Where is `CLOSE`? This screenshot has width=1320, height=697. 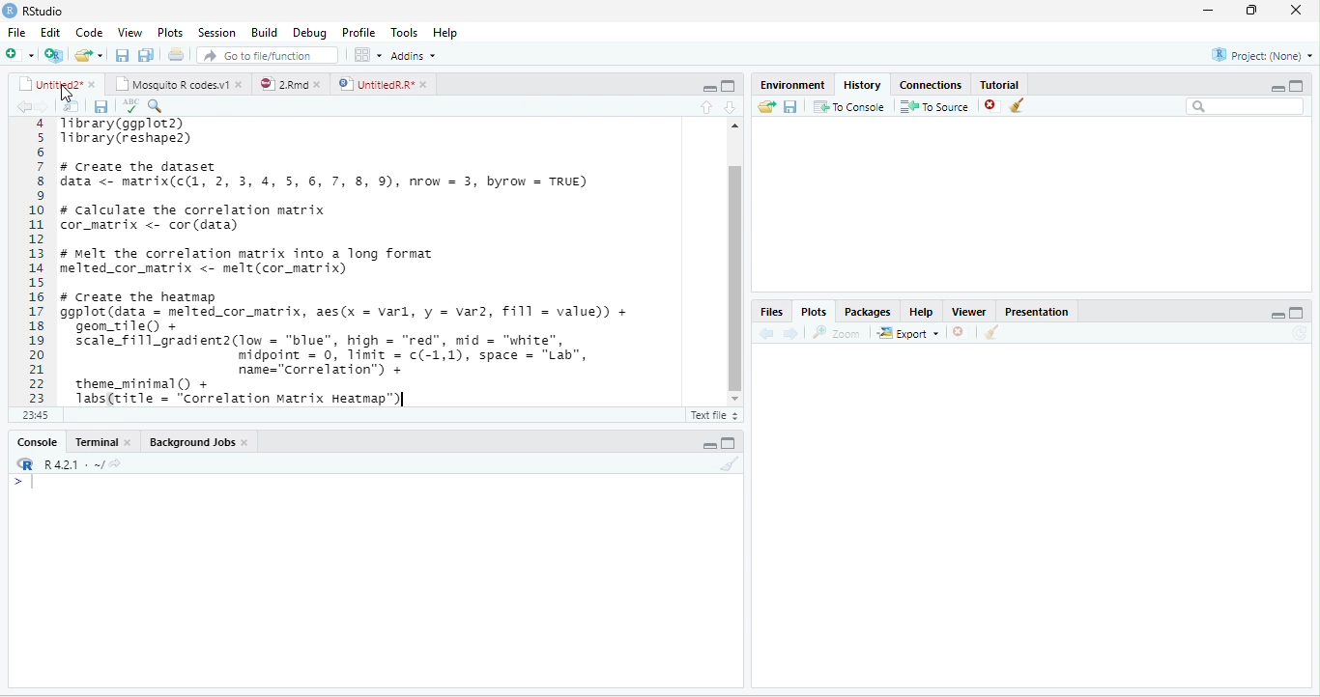
CLOSE is located at coordinates (961, 332).